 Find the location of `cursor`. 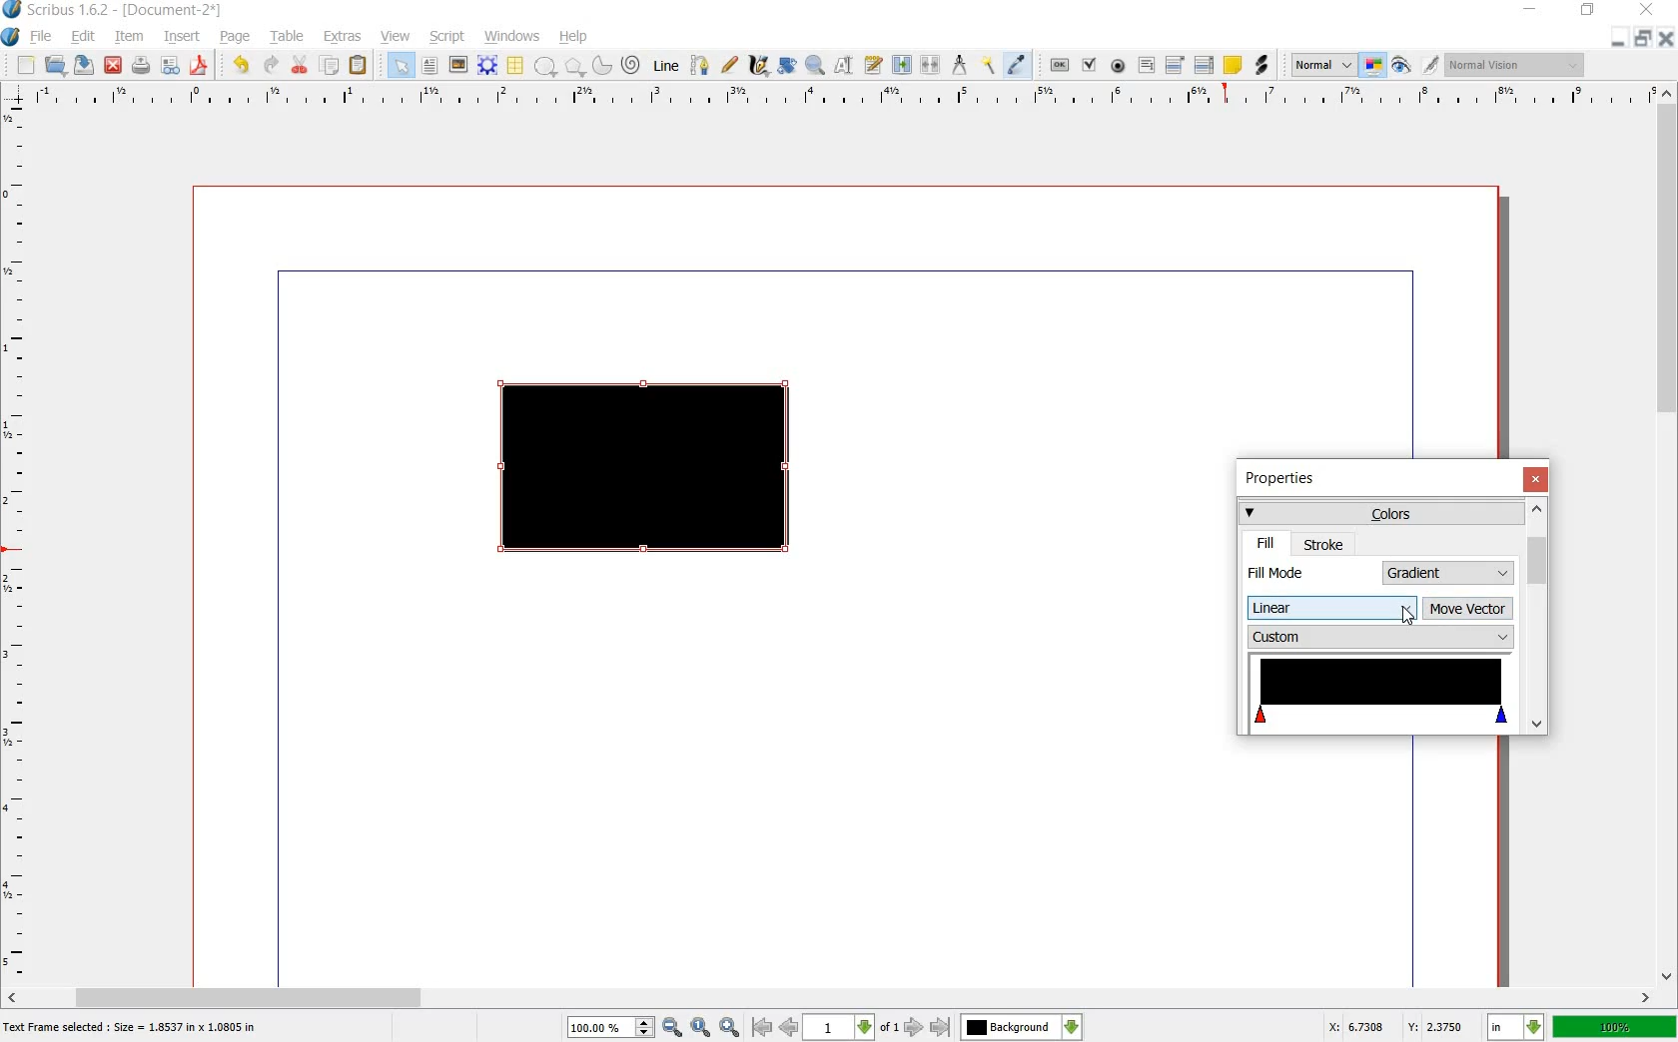

cursor is located at coordinates (1407, 618).